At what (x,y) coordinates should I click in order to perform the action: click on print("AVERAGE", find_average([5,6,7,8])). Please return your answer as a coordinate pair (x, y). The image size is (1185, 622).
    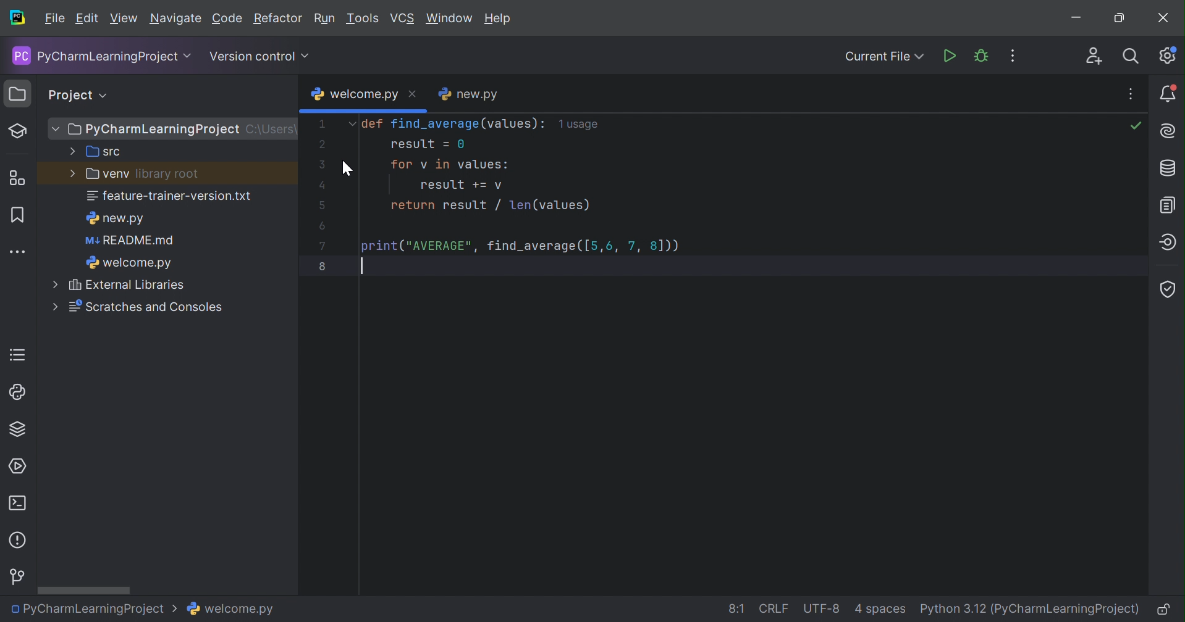
    Looking at the image, I should click on (521, 245).